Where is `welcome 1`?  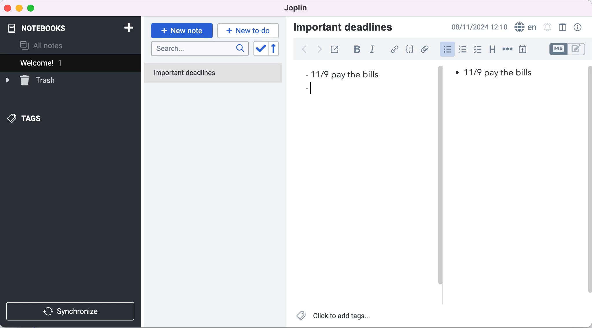 welcome 1 is located at coordinates (61, 63).